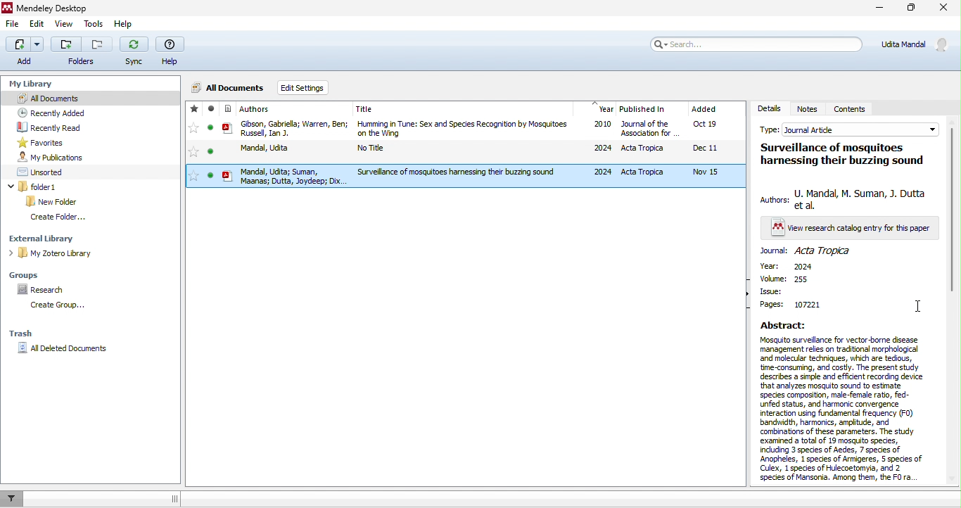 Image resolution: width=961 pixels, height=508 pixels. Describe the element at coordinates (28, 275) in the screenshot. I see `groups` at that location.